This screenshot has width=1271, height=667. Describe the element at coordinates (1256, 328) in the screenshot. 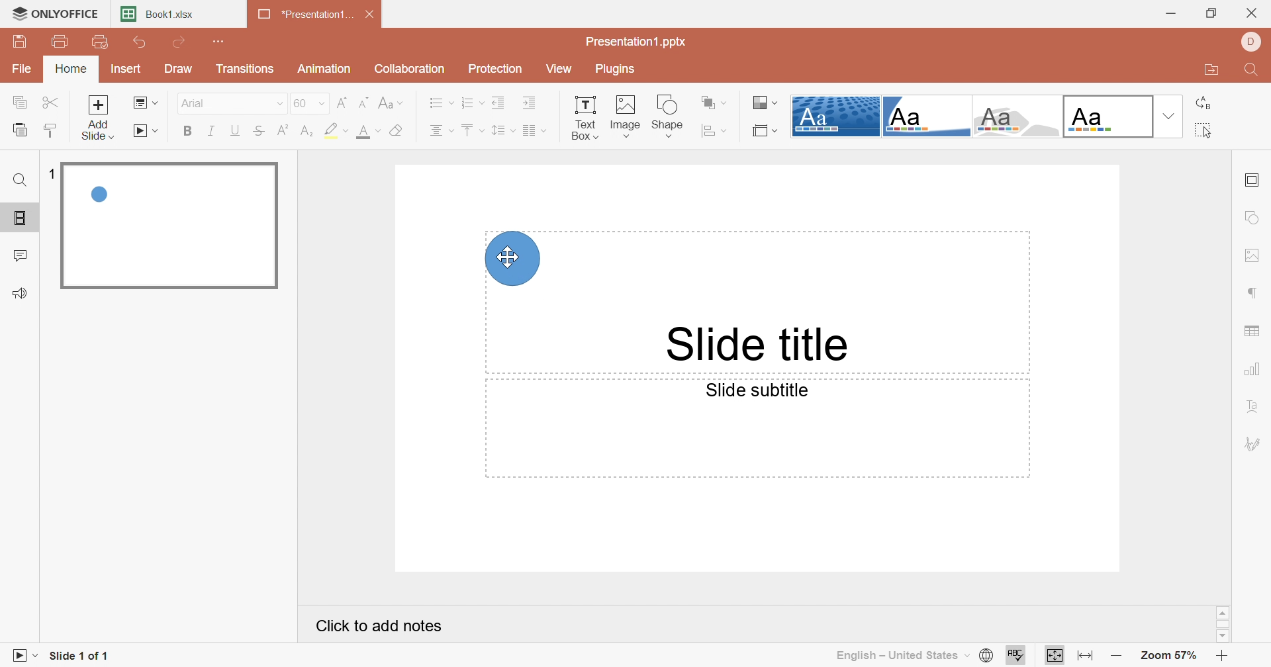

I see `Table settings` at that location.